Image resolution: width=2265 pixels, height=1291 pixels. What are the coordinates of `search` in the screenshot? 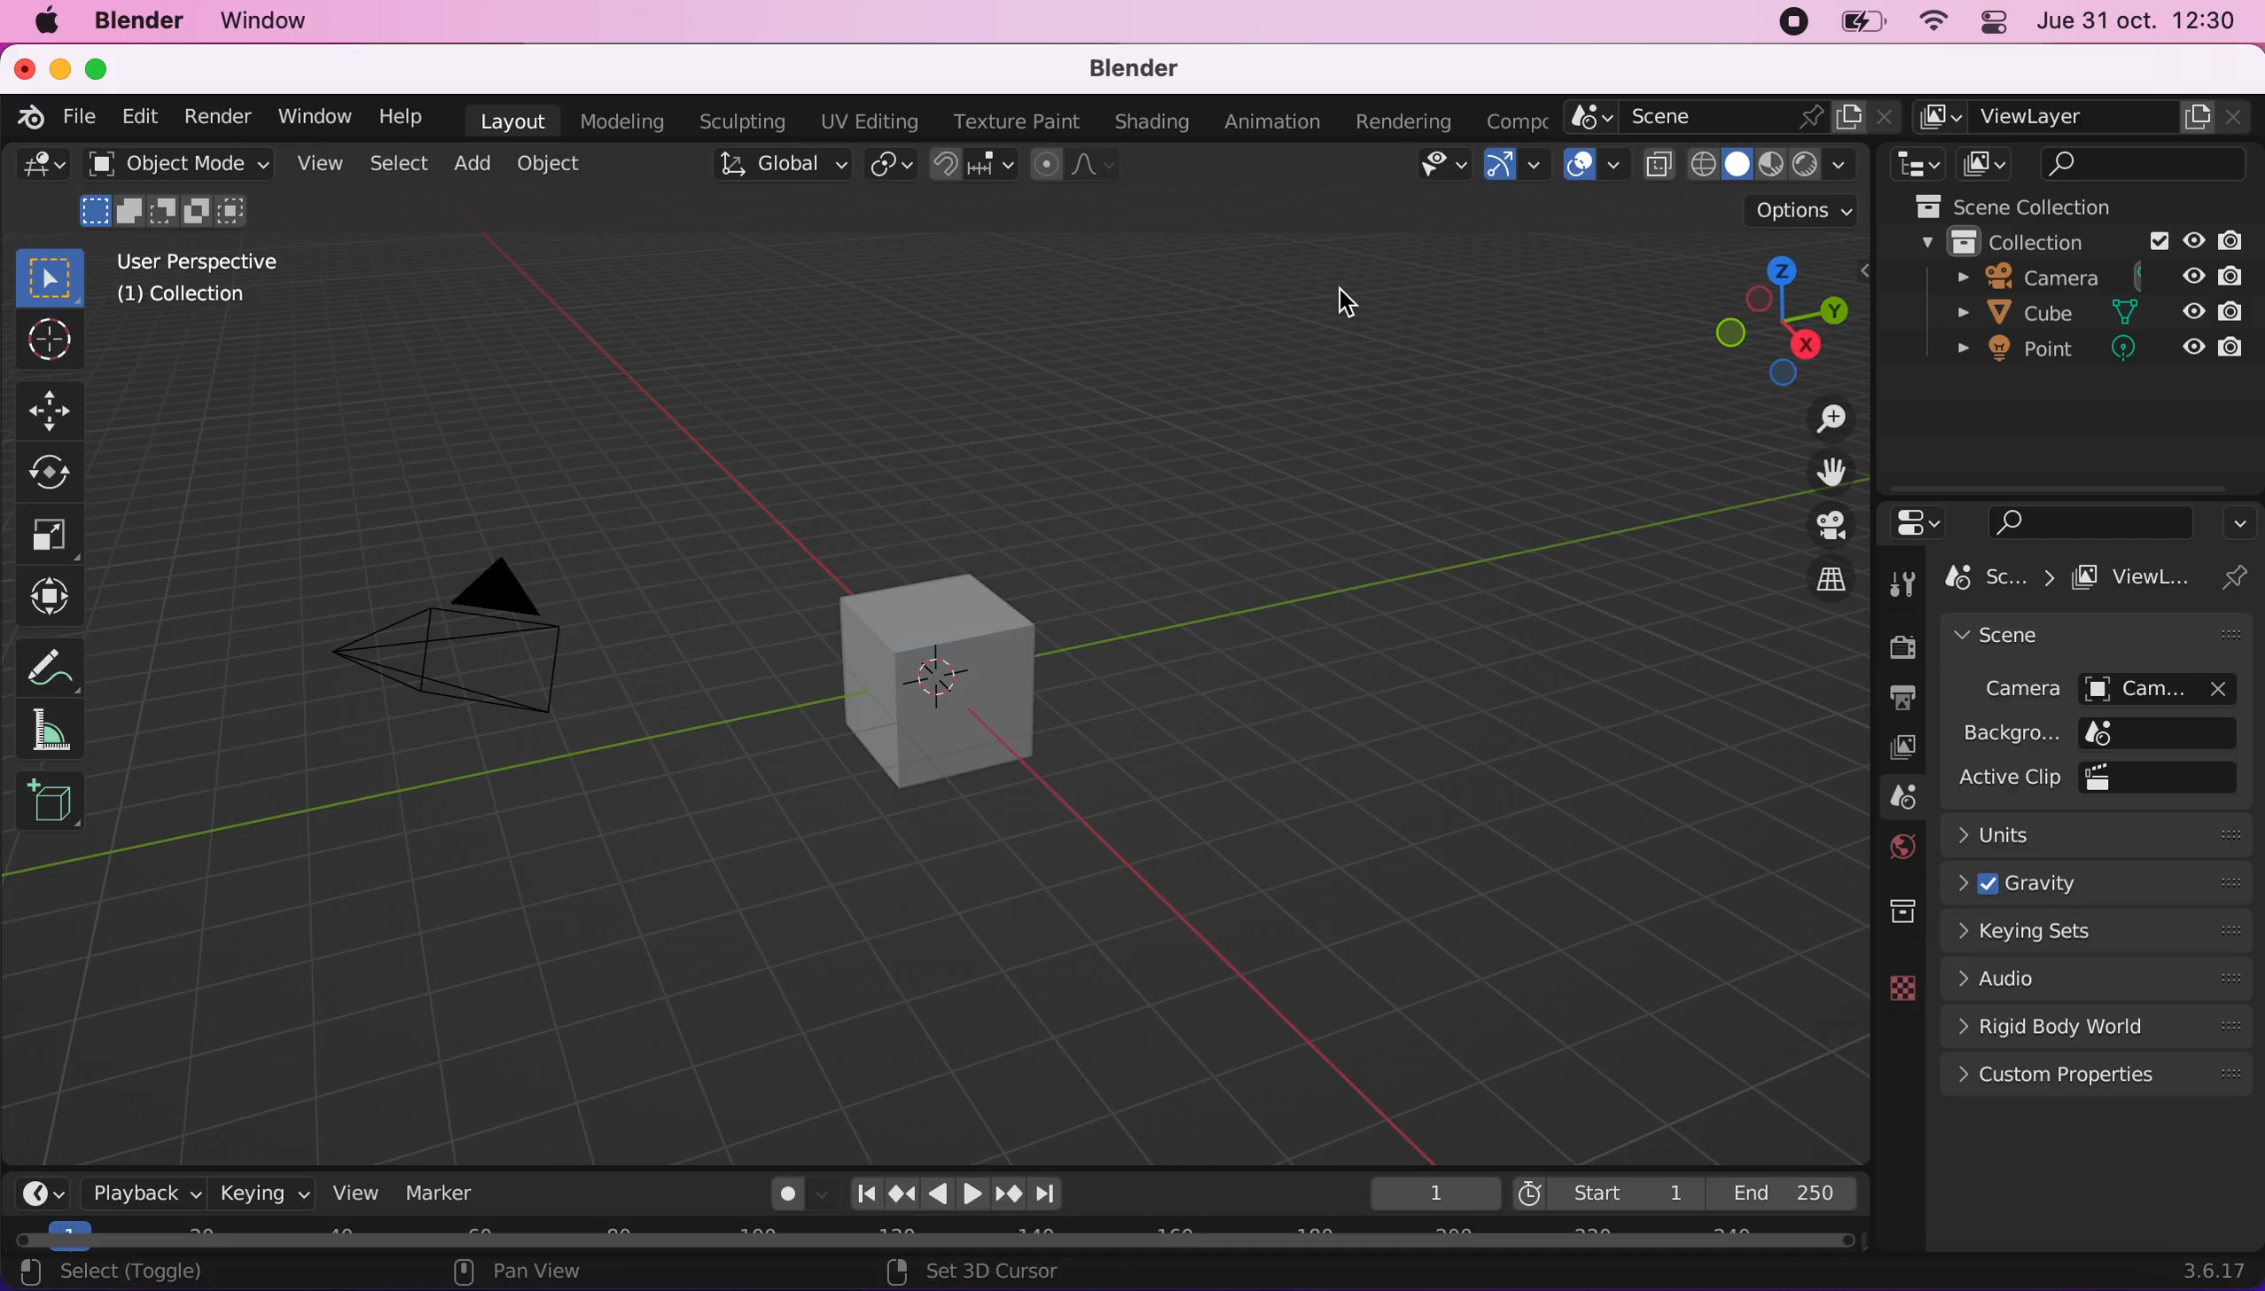 It's located at (2081, 521).